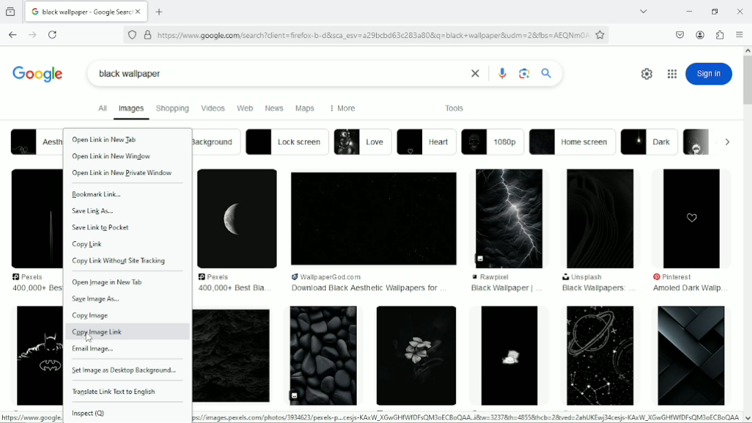 Image resolution: width=752 pixels, height=423 pixels. I want to click on images, so click(132, 110).